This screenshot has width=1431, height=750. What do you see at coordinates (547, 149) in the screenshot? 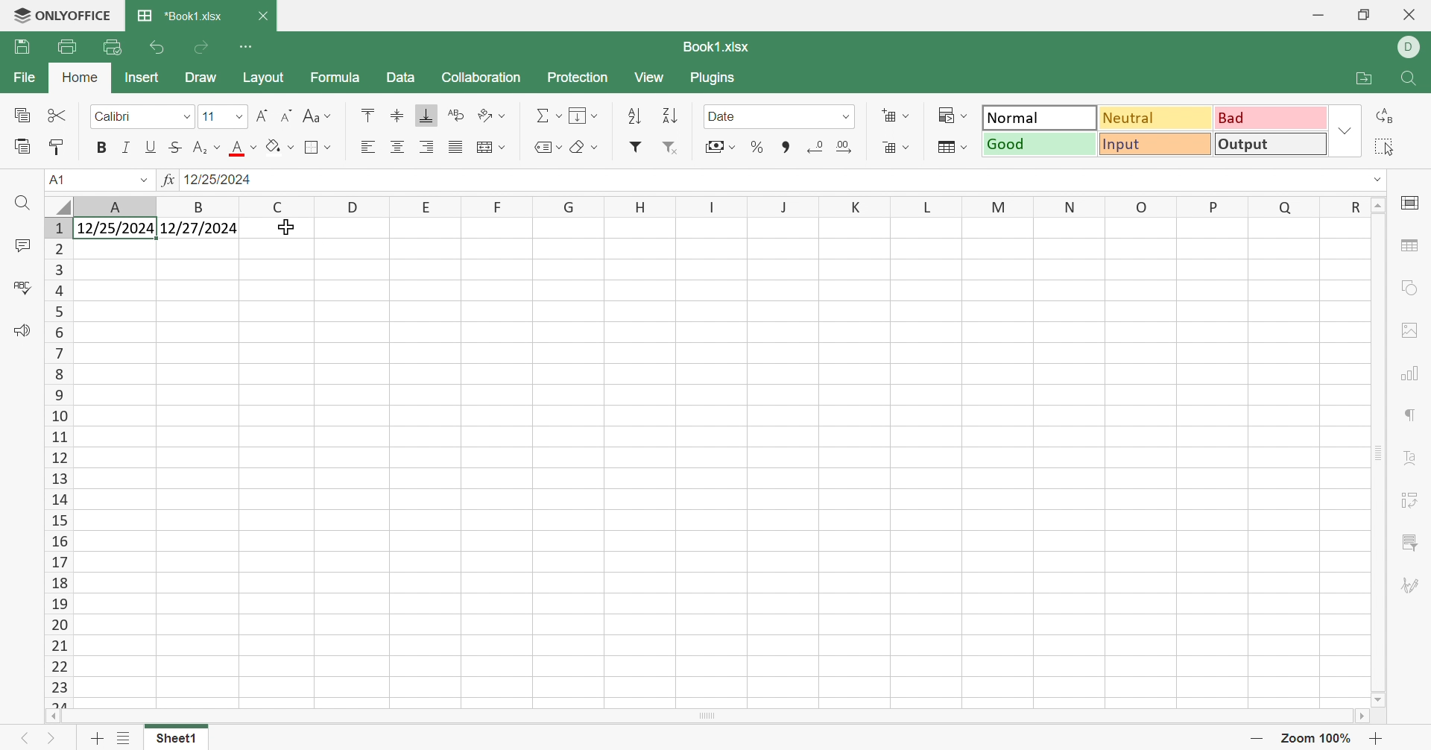
I see `Named ranges` at bounding box center [547, 149].